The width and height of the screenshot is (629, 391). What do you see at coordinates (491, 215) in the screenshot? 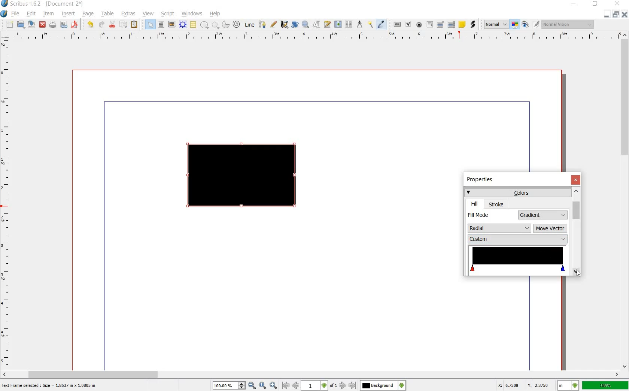
I see `fill mode` at bounding box center [491, 215].